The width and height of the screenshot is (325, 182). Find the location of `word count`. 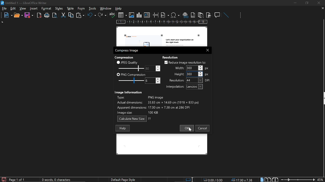

word count is located at coordinates (58, 180).